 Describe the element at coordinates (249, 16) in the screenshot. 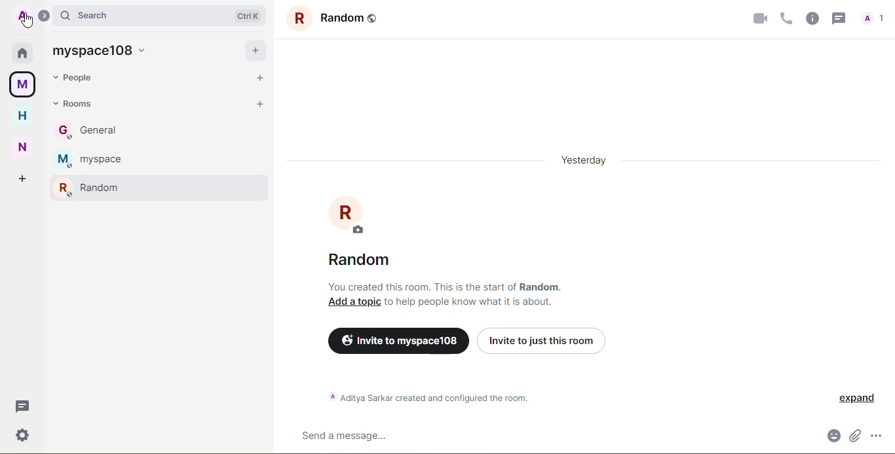

I see `ctrlk` at that location.